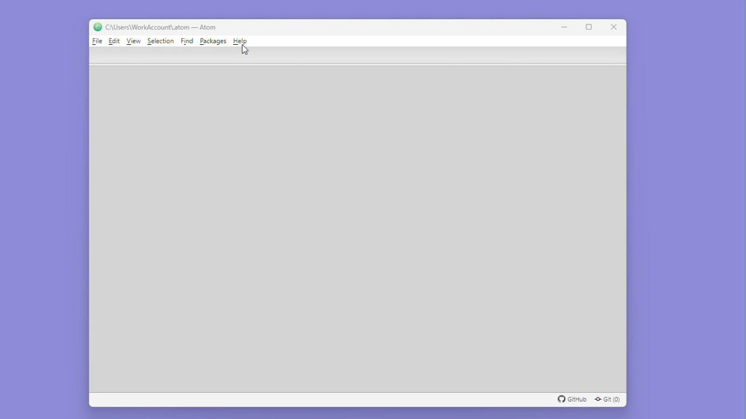  I want to click on Close, so click(613, 28).